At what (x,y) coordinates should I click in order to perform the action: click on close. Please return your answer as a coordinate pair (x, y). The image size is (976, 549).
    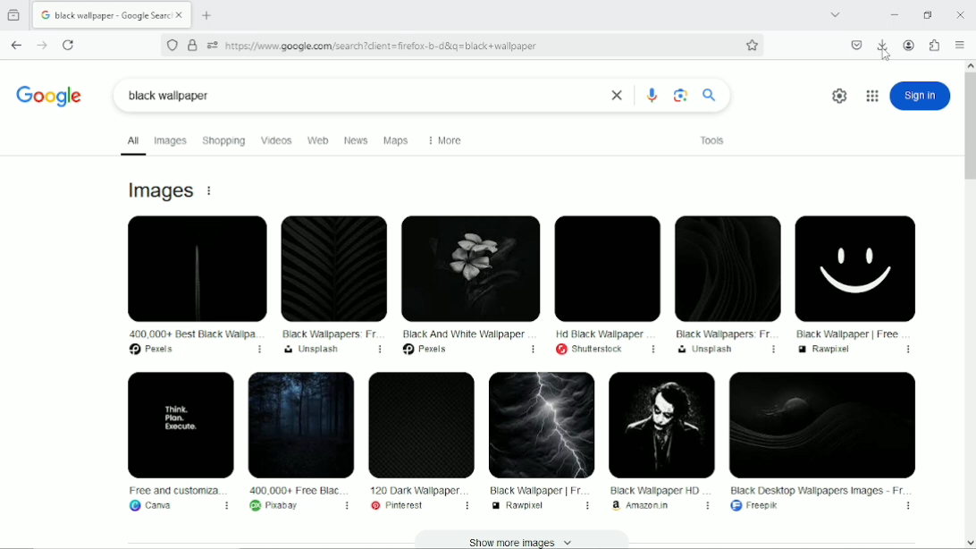
    Looking at the image, I should click on (615, 95).